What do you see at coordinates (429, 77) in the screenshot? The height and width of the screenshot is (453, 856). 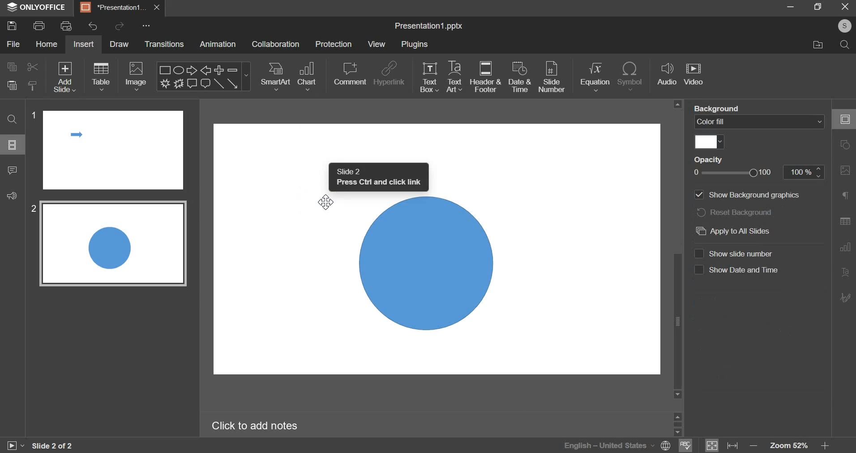 I see `text box` at bounding box center [429, 77].